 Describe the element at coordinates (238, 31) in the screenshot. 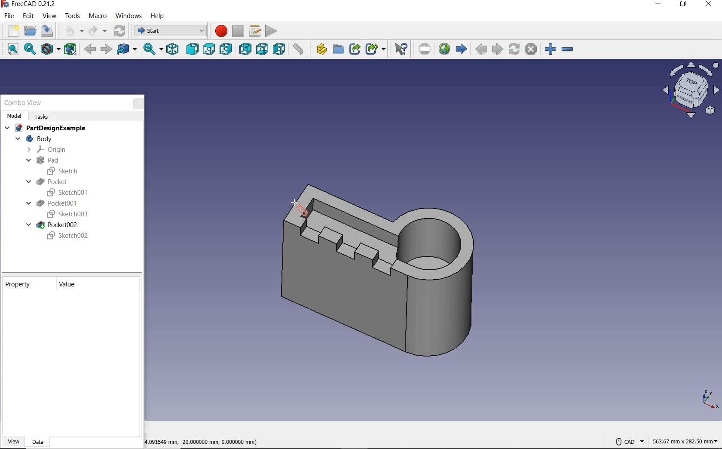

I see `stop macro recording` at that location.